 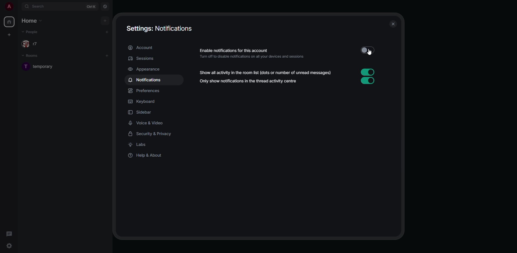 What do you see at coordinates (160, 28) in the screenshot?
I see `settings notifications` at bounding box center [160, 28].